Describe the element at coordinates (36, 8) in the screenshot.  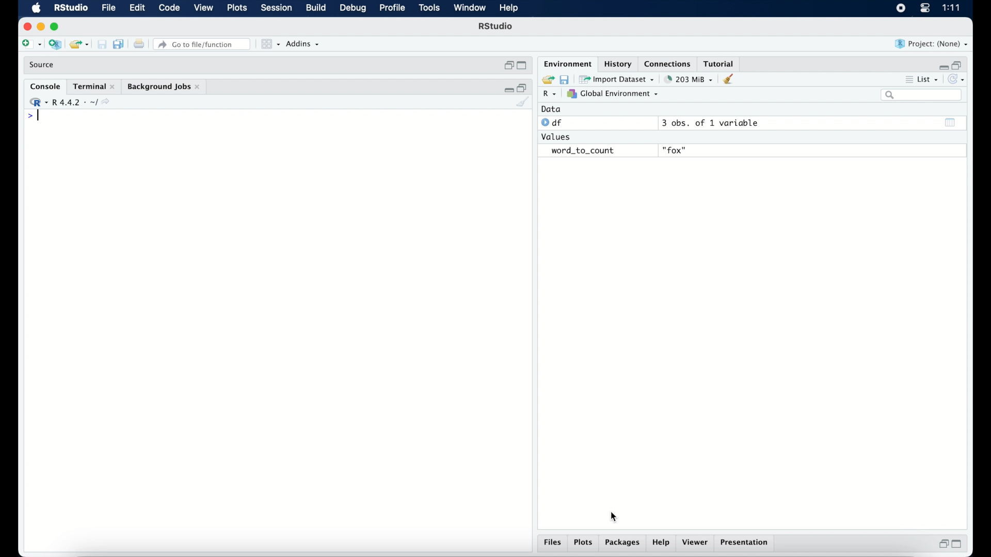
I see `macOS` at that location.